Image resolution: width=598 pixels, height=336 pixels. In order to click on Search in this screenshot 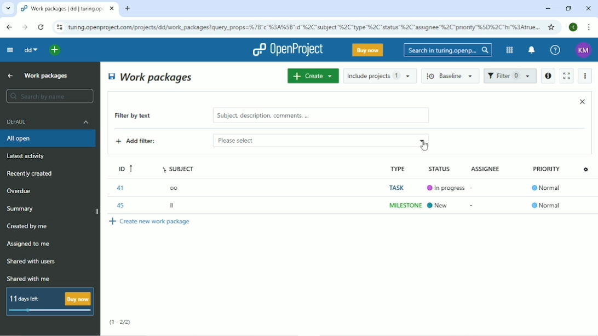, I will do `click(448, 50)`.